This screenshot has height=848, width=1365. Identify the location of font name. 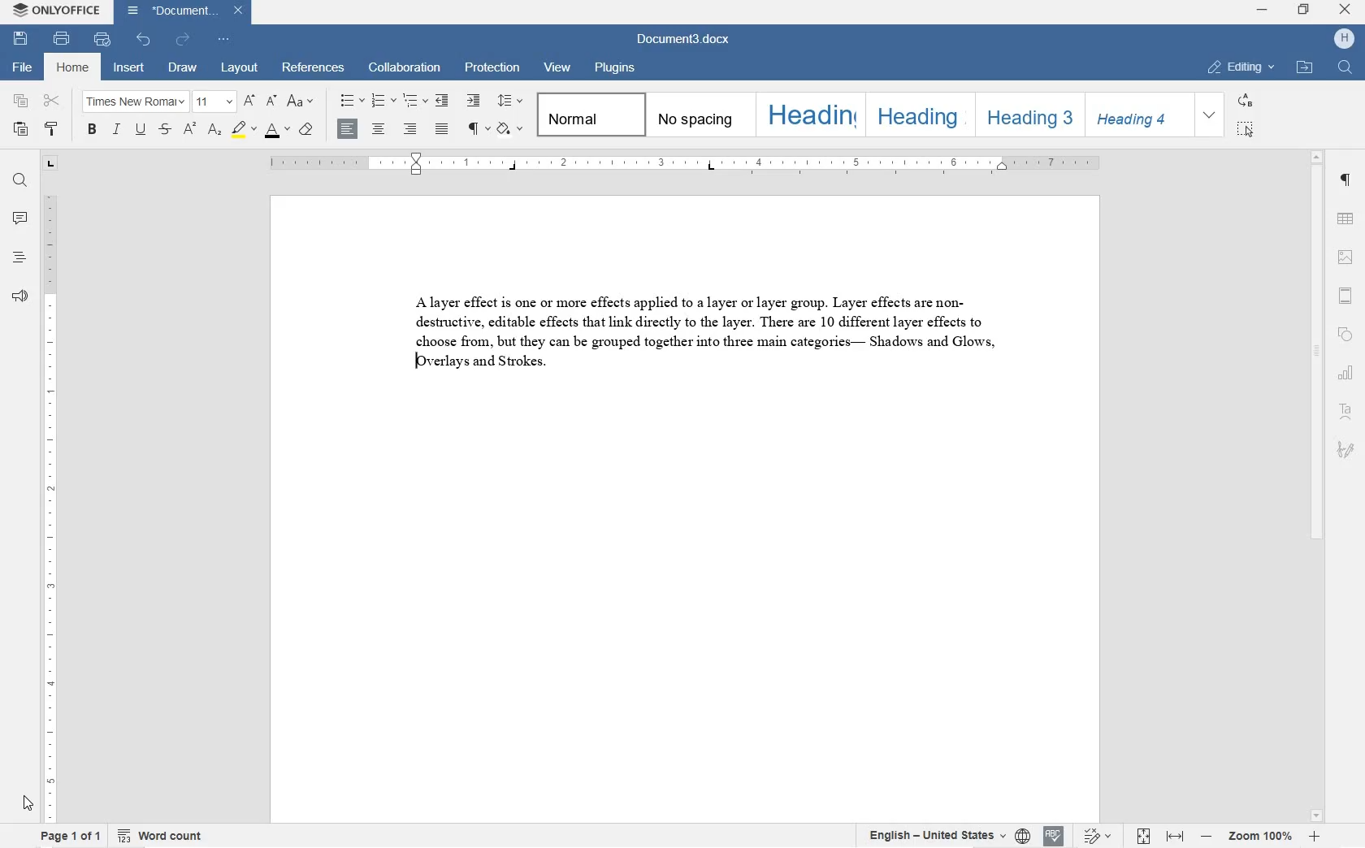
(134, 101).